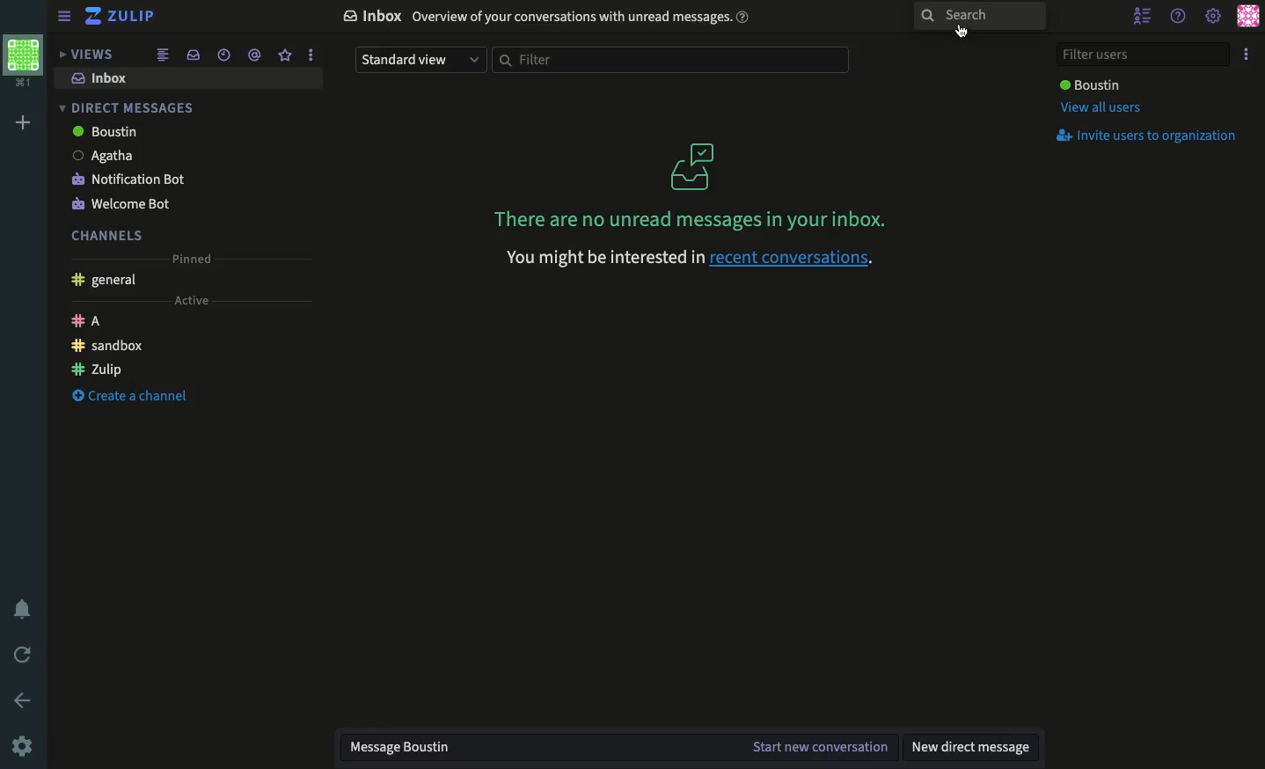 The width and height of the screenshot is (1265, 769). What do you see at coordinates (192, 259) in the screenshot?
I see `Pinned` at bounding box center [192, 259].